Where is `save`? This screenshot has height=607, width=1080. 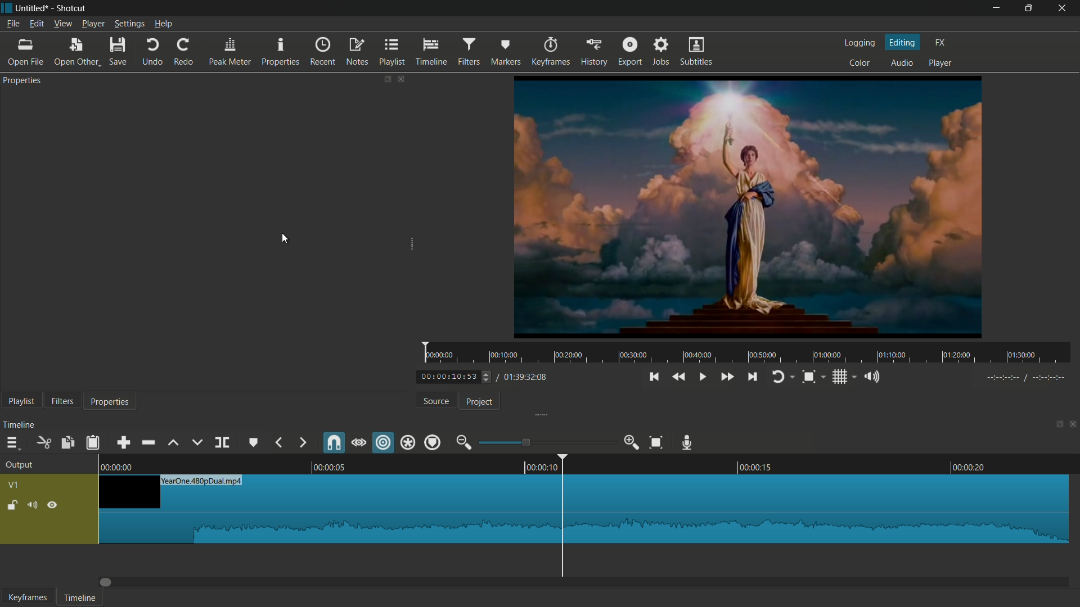
save is located at coordinates (118, 51).